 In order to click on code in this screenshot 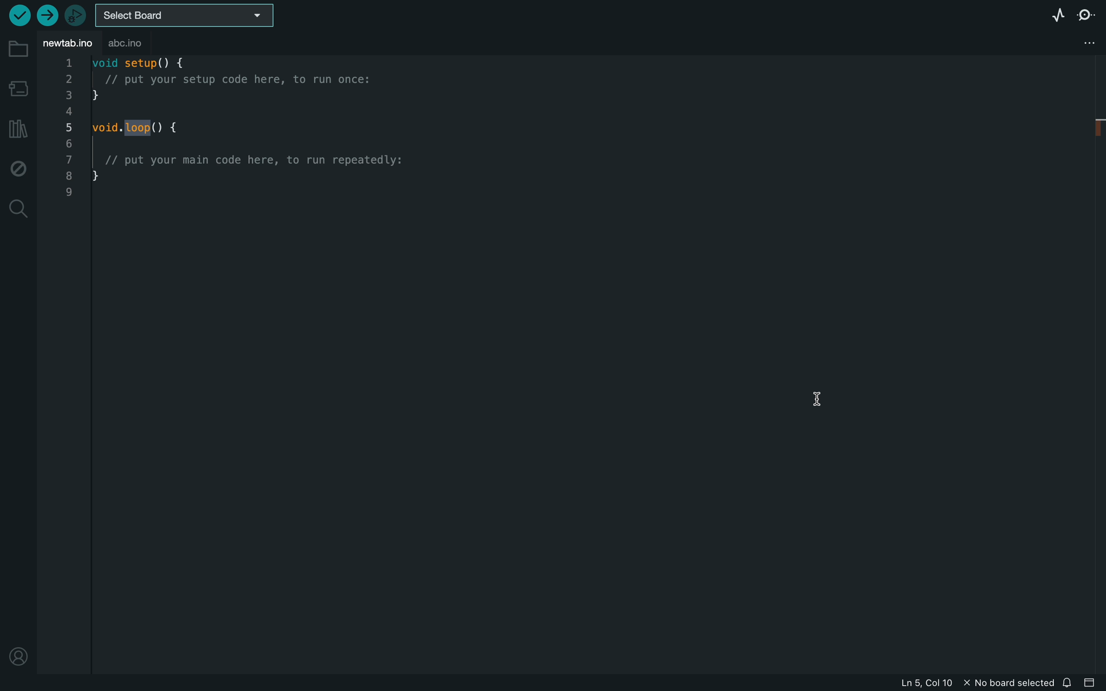, I will do `click(233, 141)`.